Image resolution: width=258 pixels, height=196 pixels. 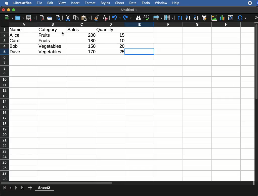 What do you see at coordinates (90, 41) in the screenshot?
I see `180` at bounding box center [90, 41].